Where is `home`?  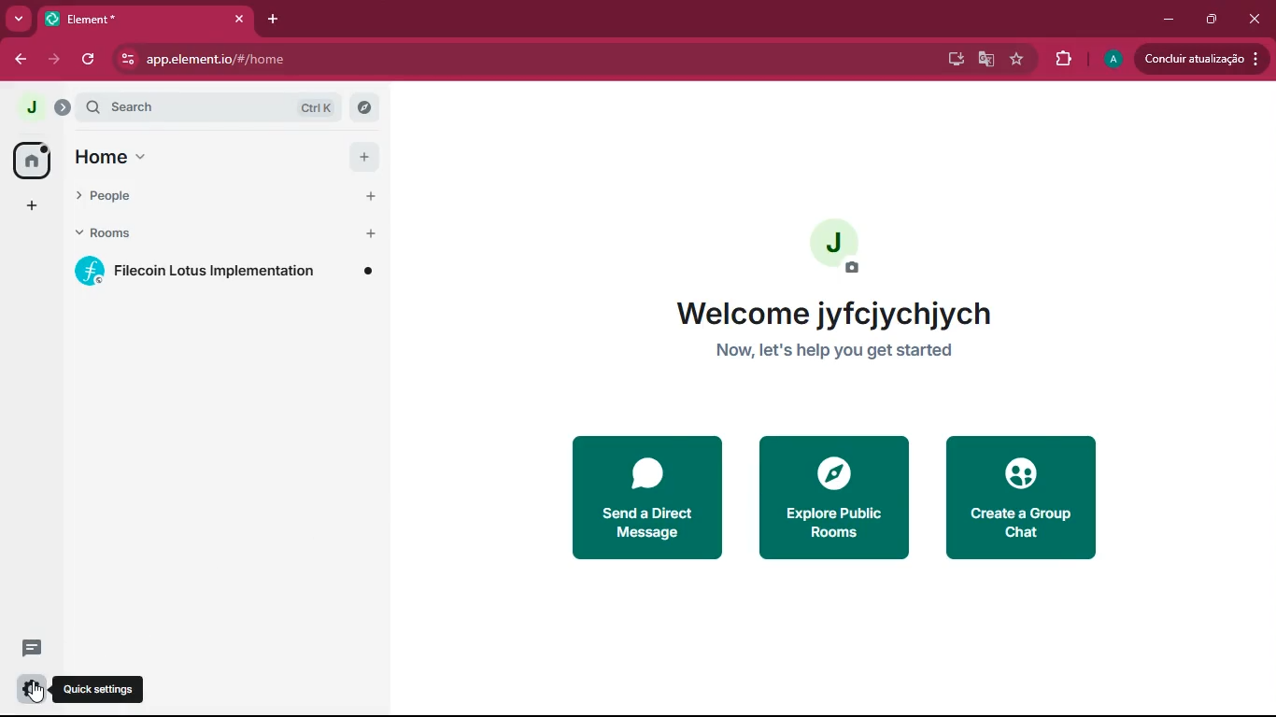 home is located at coordinates (106, 155).